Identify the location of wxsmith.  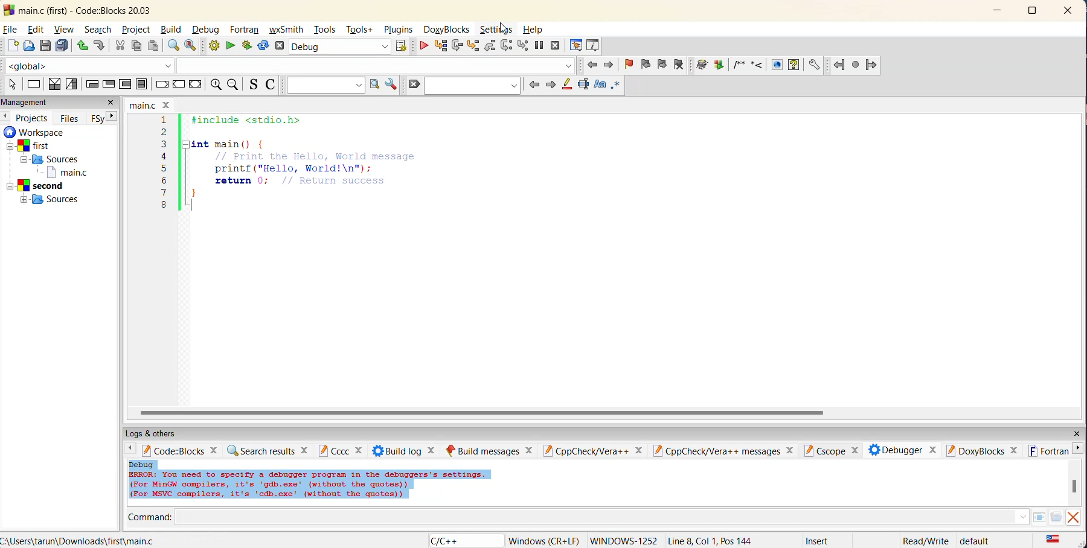
(288, 31).